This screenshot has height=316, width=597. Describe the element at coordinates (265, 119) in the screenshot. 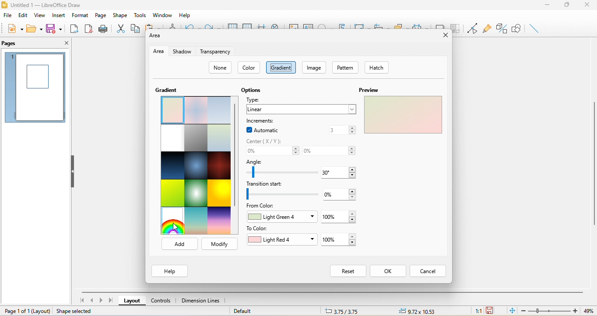

I see `increments` at that location.